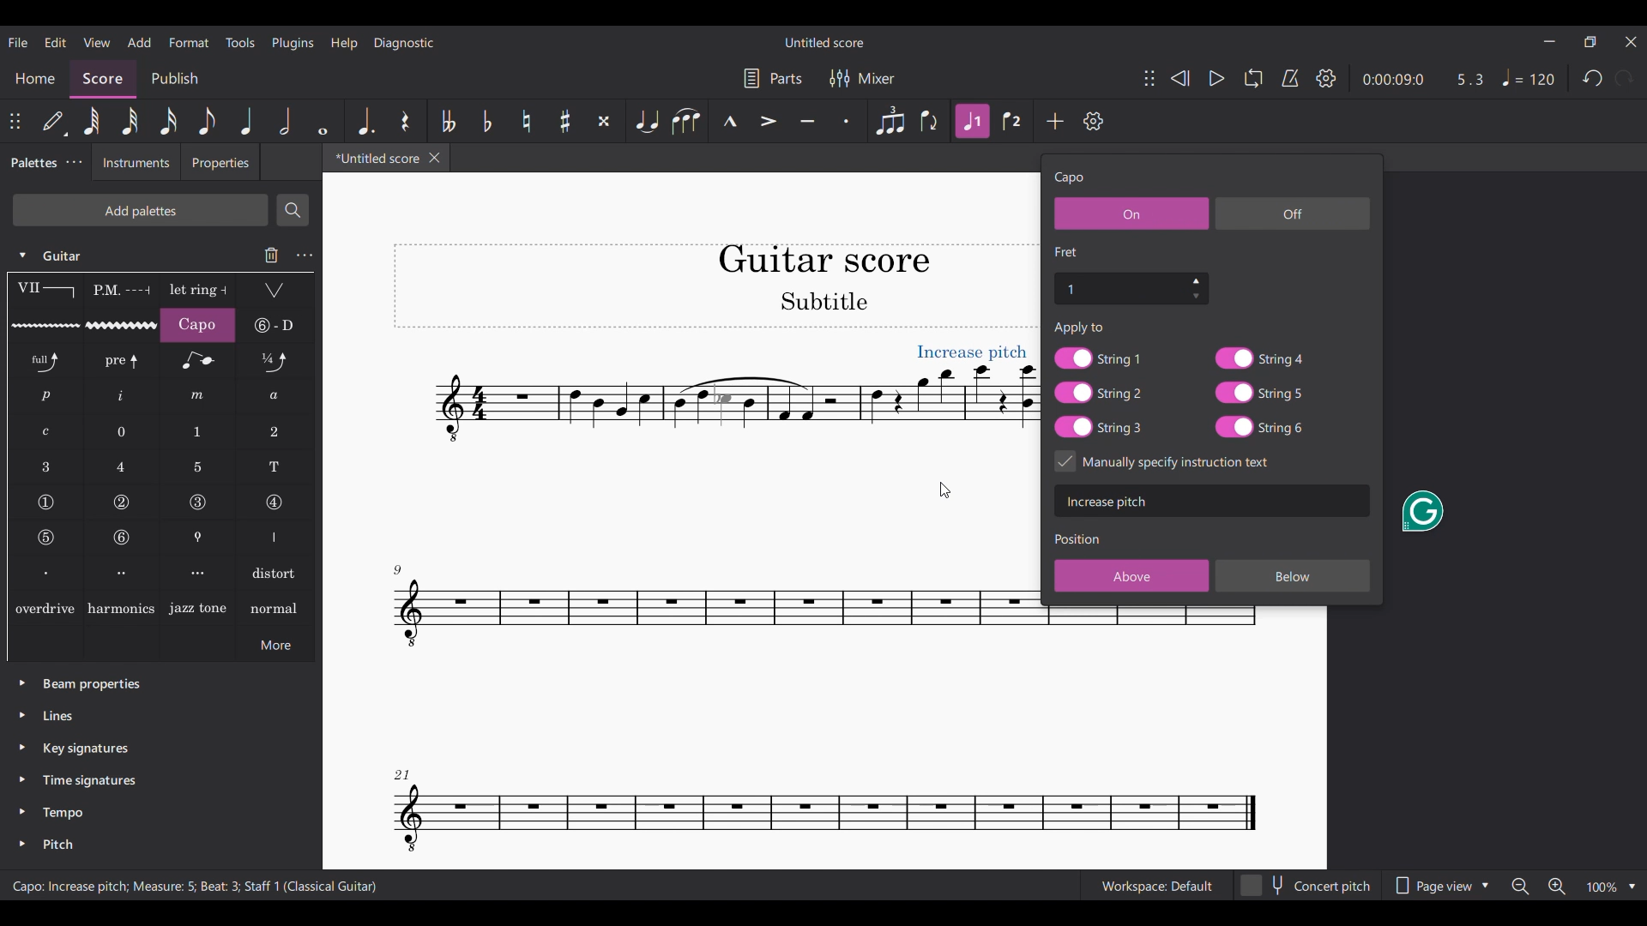 This screenshot has width=1647, height=926. I want to click on String number 1, so click(45, 502).